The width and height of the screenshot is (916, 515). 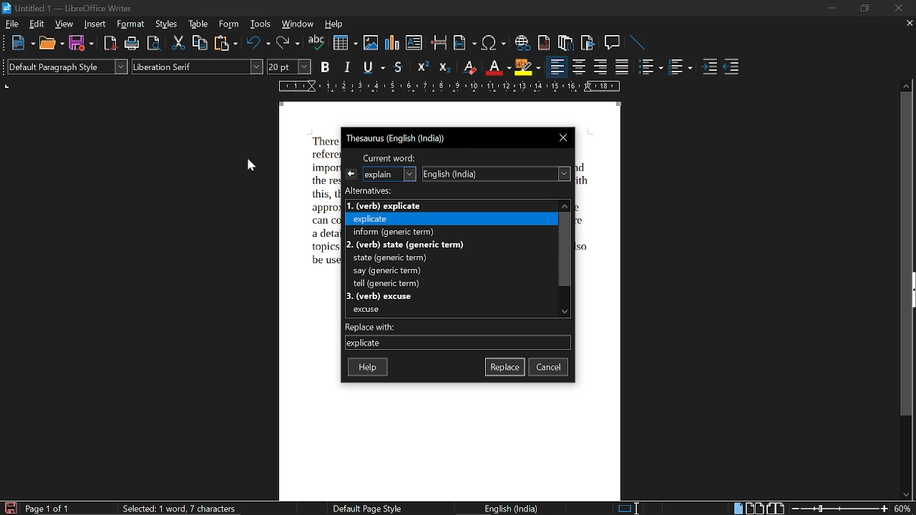 What do you see at coordinates (623, 68) in the screenshot?
I see `justified` at bounding box center [623, 68].